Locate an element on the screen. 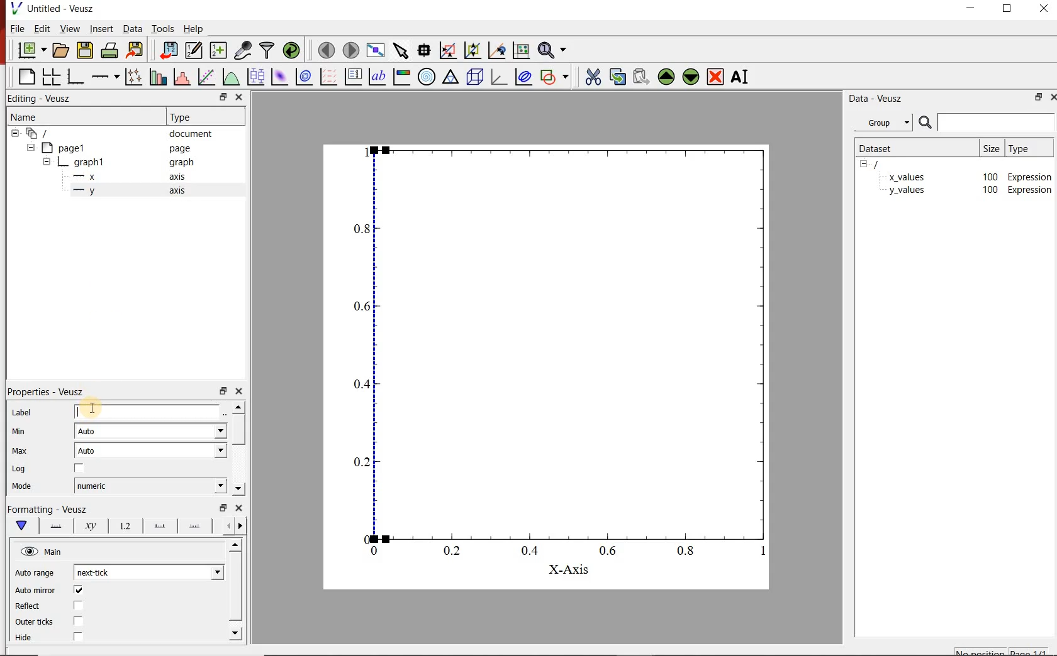 This screenshot has height=656, width=1057. y_values is located at coordinates (907, 191).